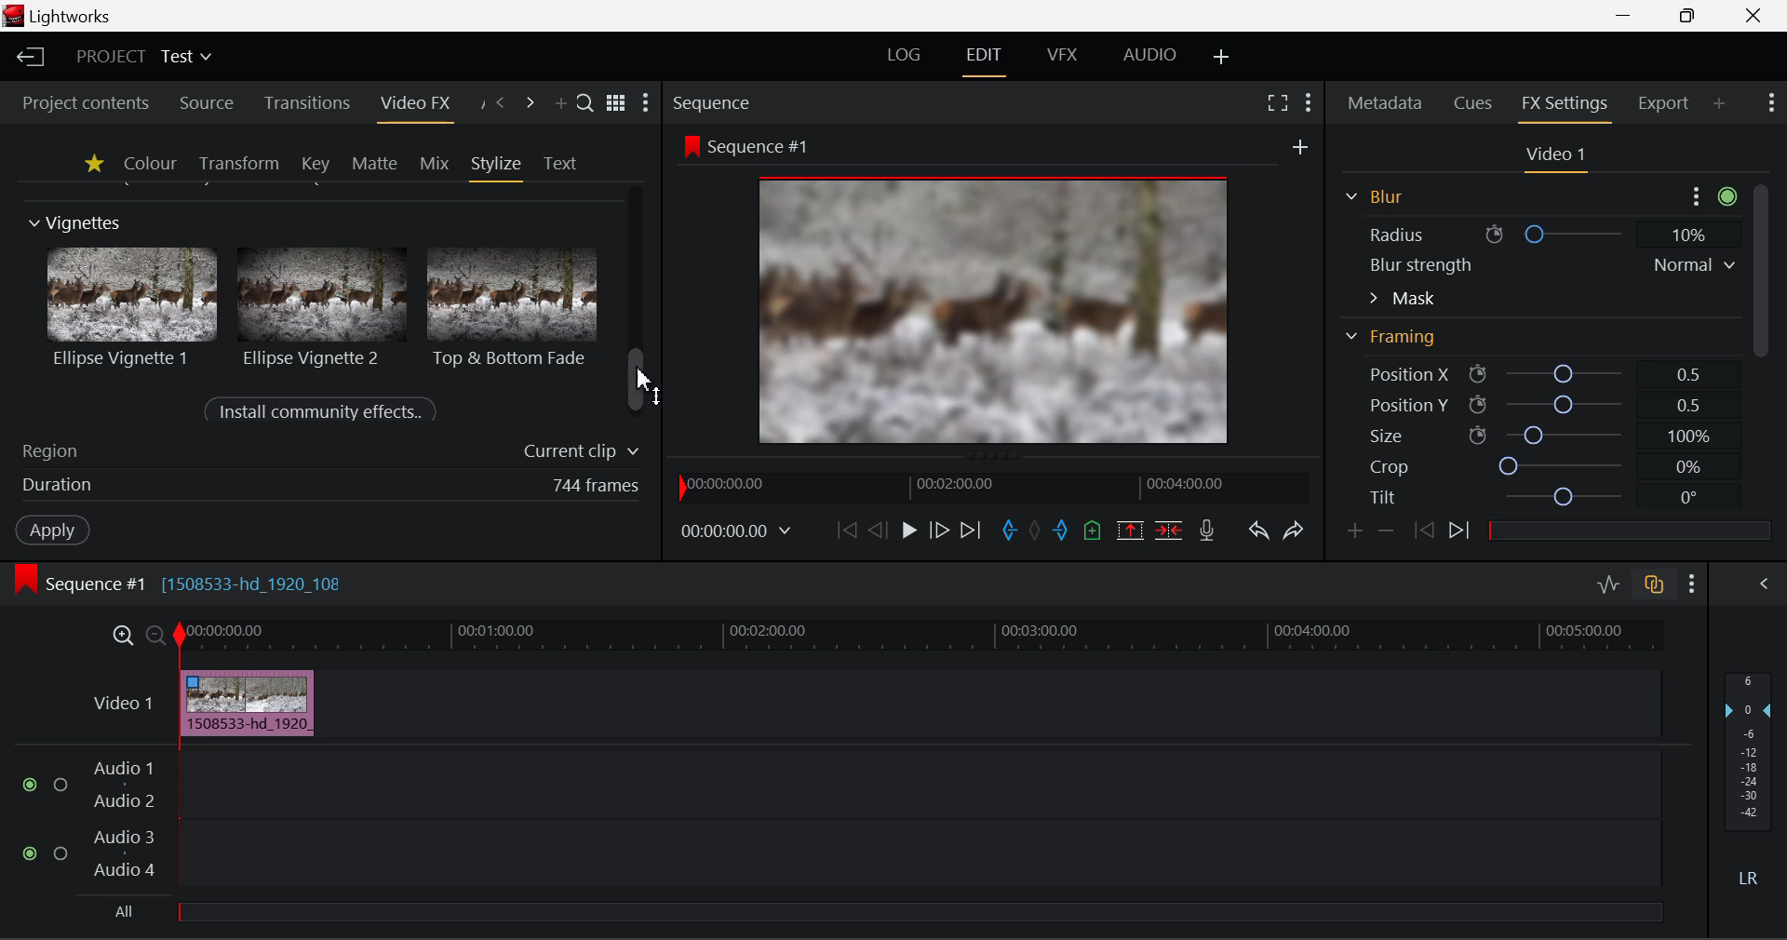 The height and width of the screenshot is (940, 1787). What do you see at coordinates (326, 488) in the screenshot?
I see `Duration` at bounding box center [326, 488].